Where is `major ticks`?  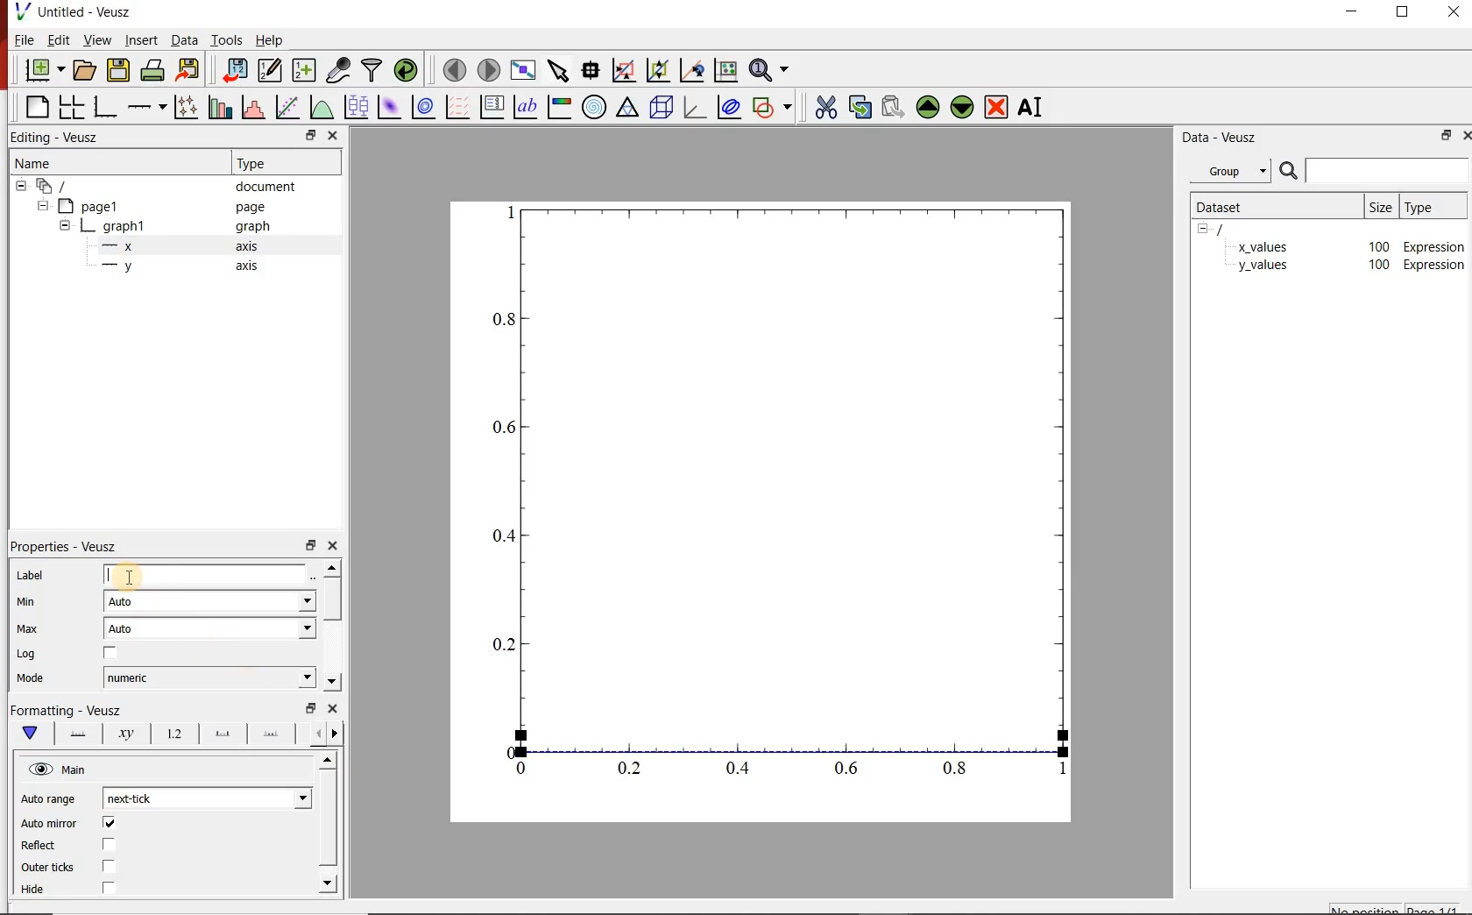 major ticks is located at coordinates (223, 734).